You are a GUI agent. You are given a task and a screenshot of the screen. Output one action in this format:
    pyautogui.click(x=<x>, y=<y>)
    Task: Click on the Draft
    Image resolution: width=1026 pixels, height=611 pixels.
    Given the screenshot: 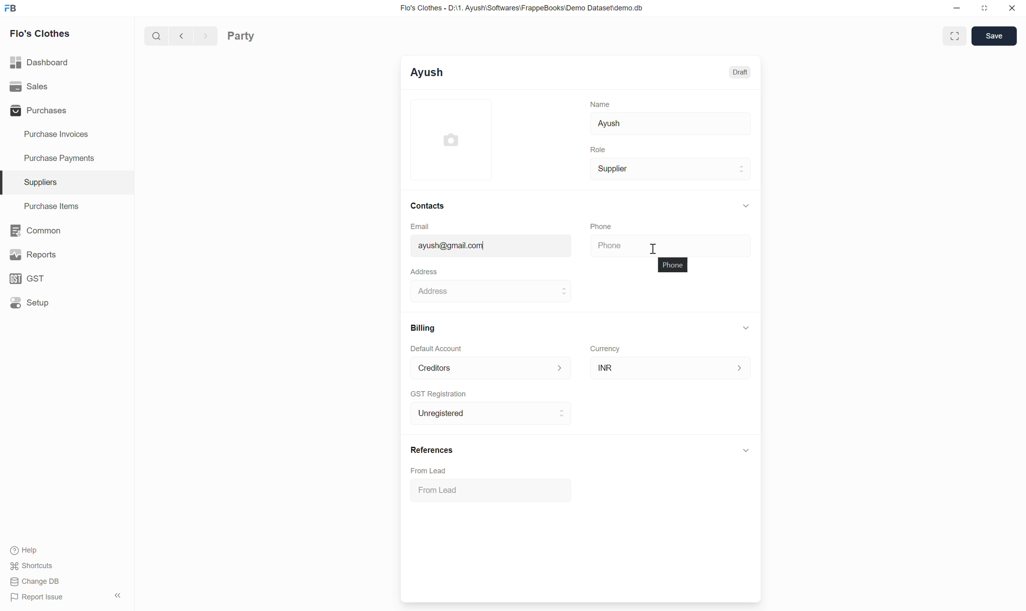 What is the action you would take?
    pyautogui.click(x=740, y=72)
    